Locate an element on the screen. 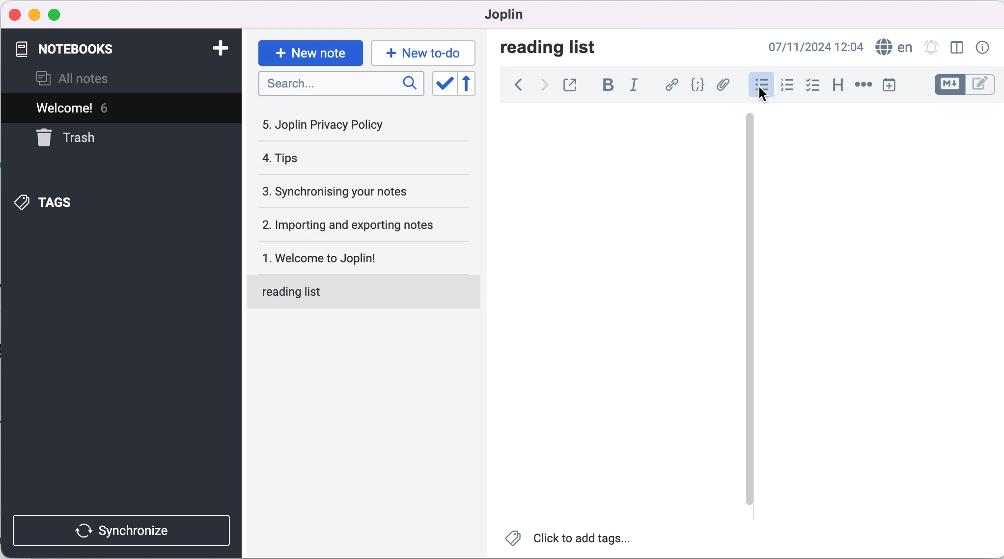 Image resolution: width=1004 pixels, height=559 pixels. click to add tags is located at coordinates (570, 542).